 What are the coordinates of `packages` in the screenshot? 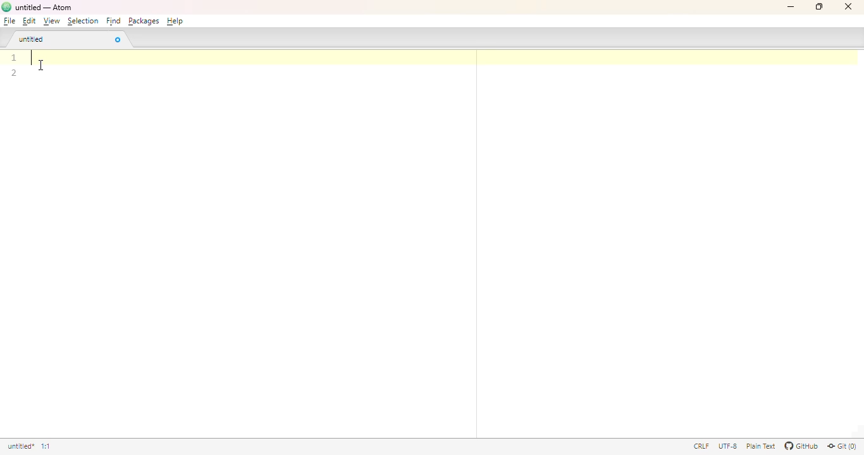 It's located at (144, 21).